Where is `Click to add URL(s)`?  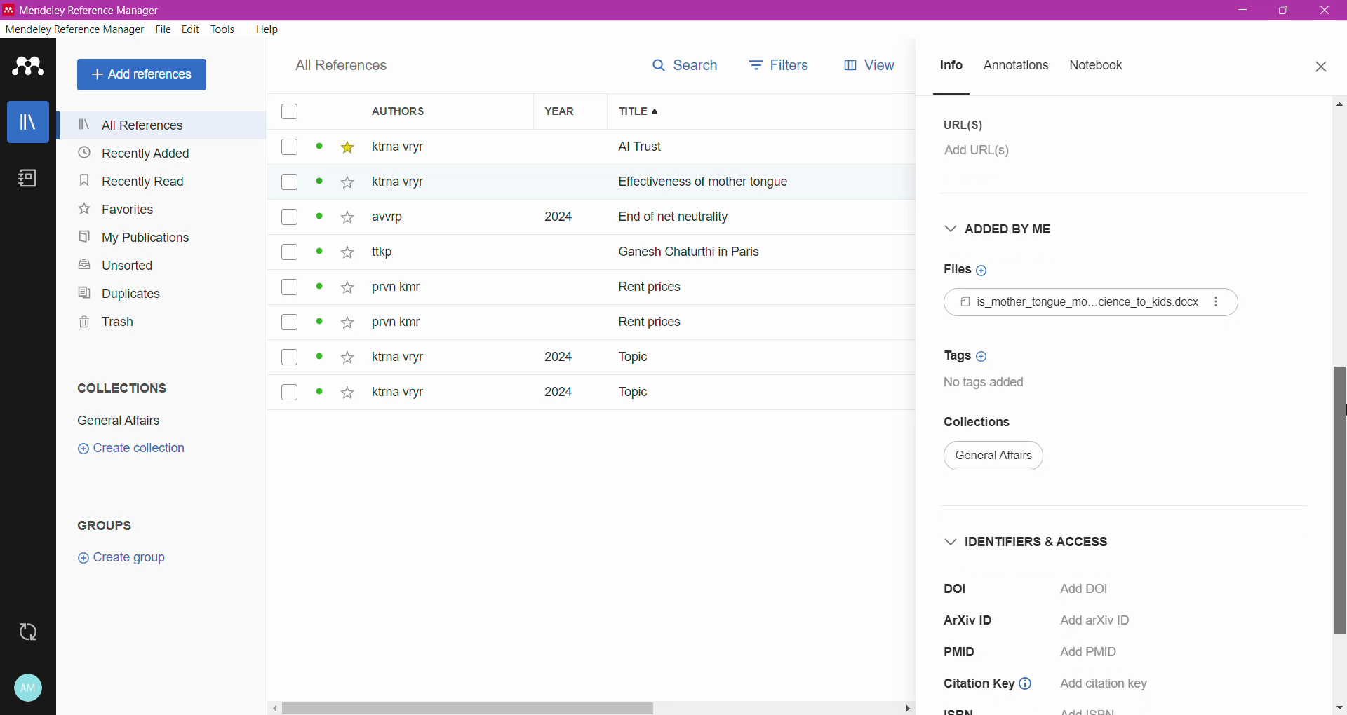 Click to add URL(s) is located at coordinates (986, 154).